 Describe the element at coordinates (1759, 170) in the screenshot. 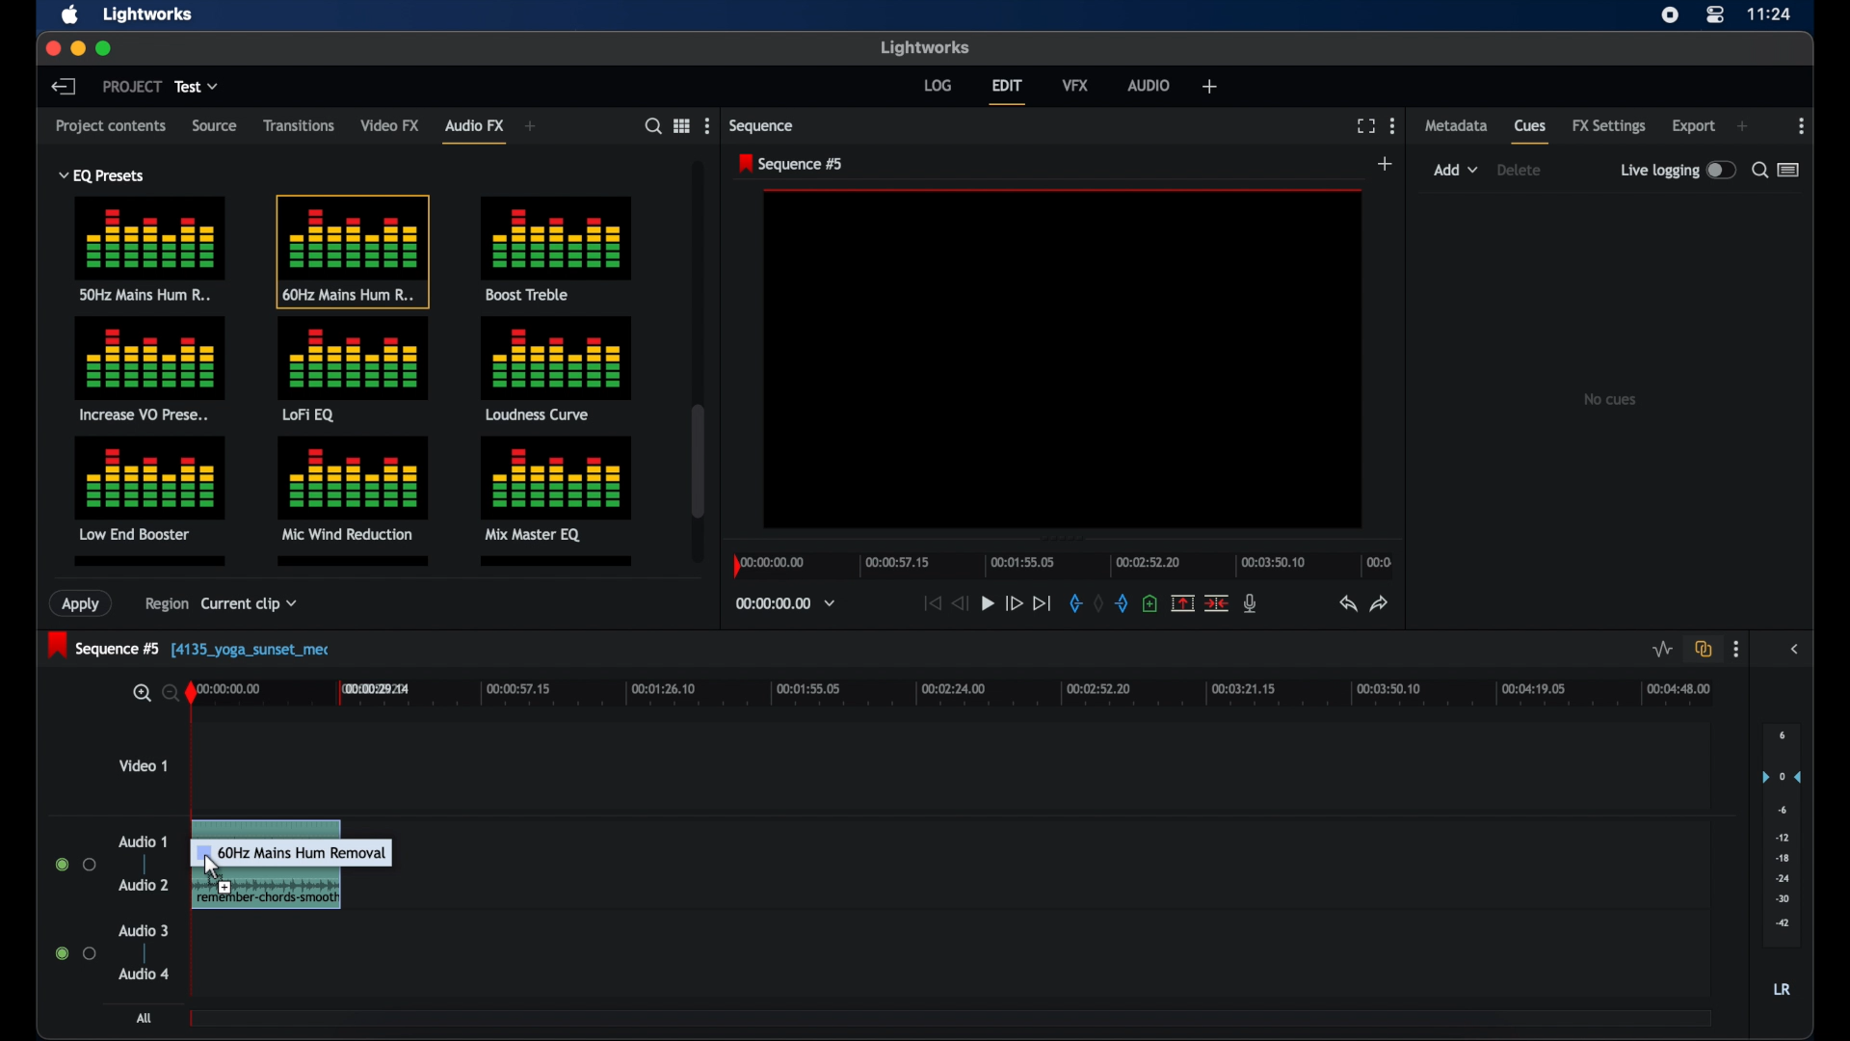

I see `search` at that location.